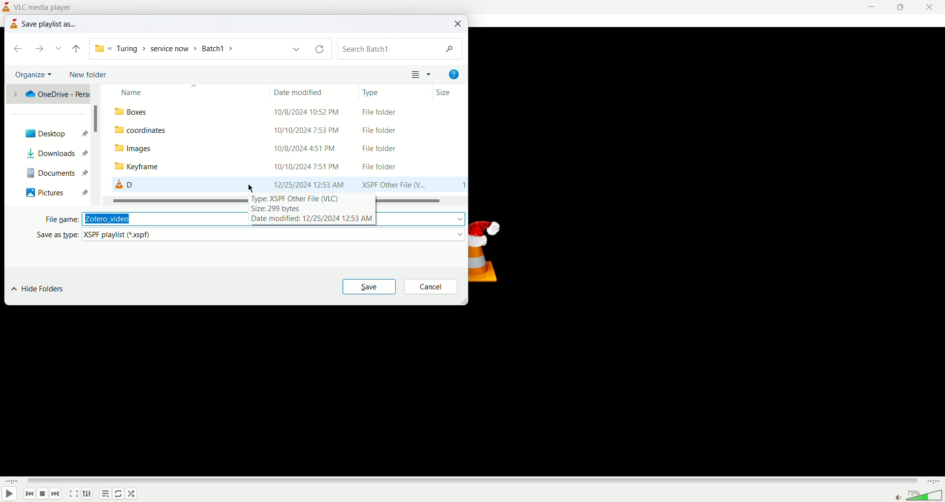 The image size is (945, 502). I want to click on name, so click(165, 90).